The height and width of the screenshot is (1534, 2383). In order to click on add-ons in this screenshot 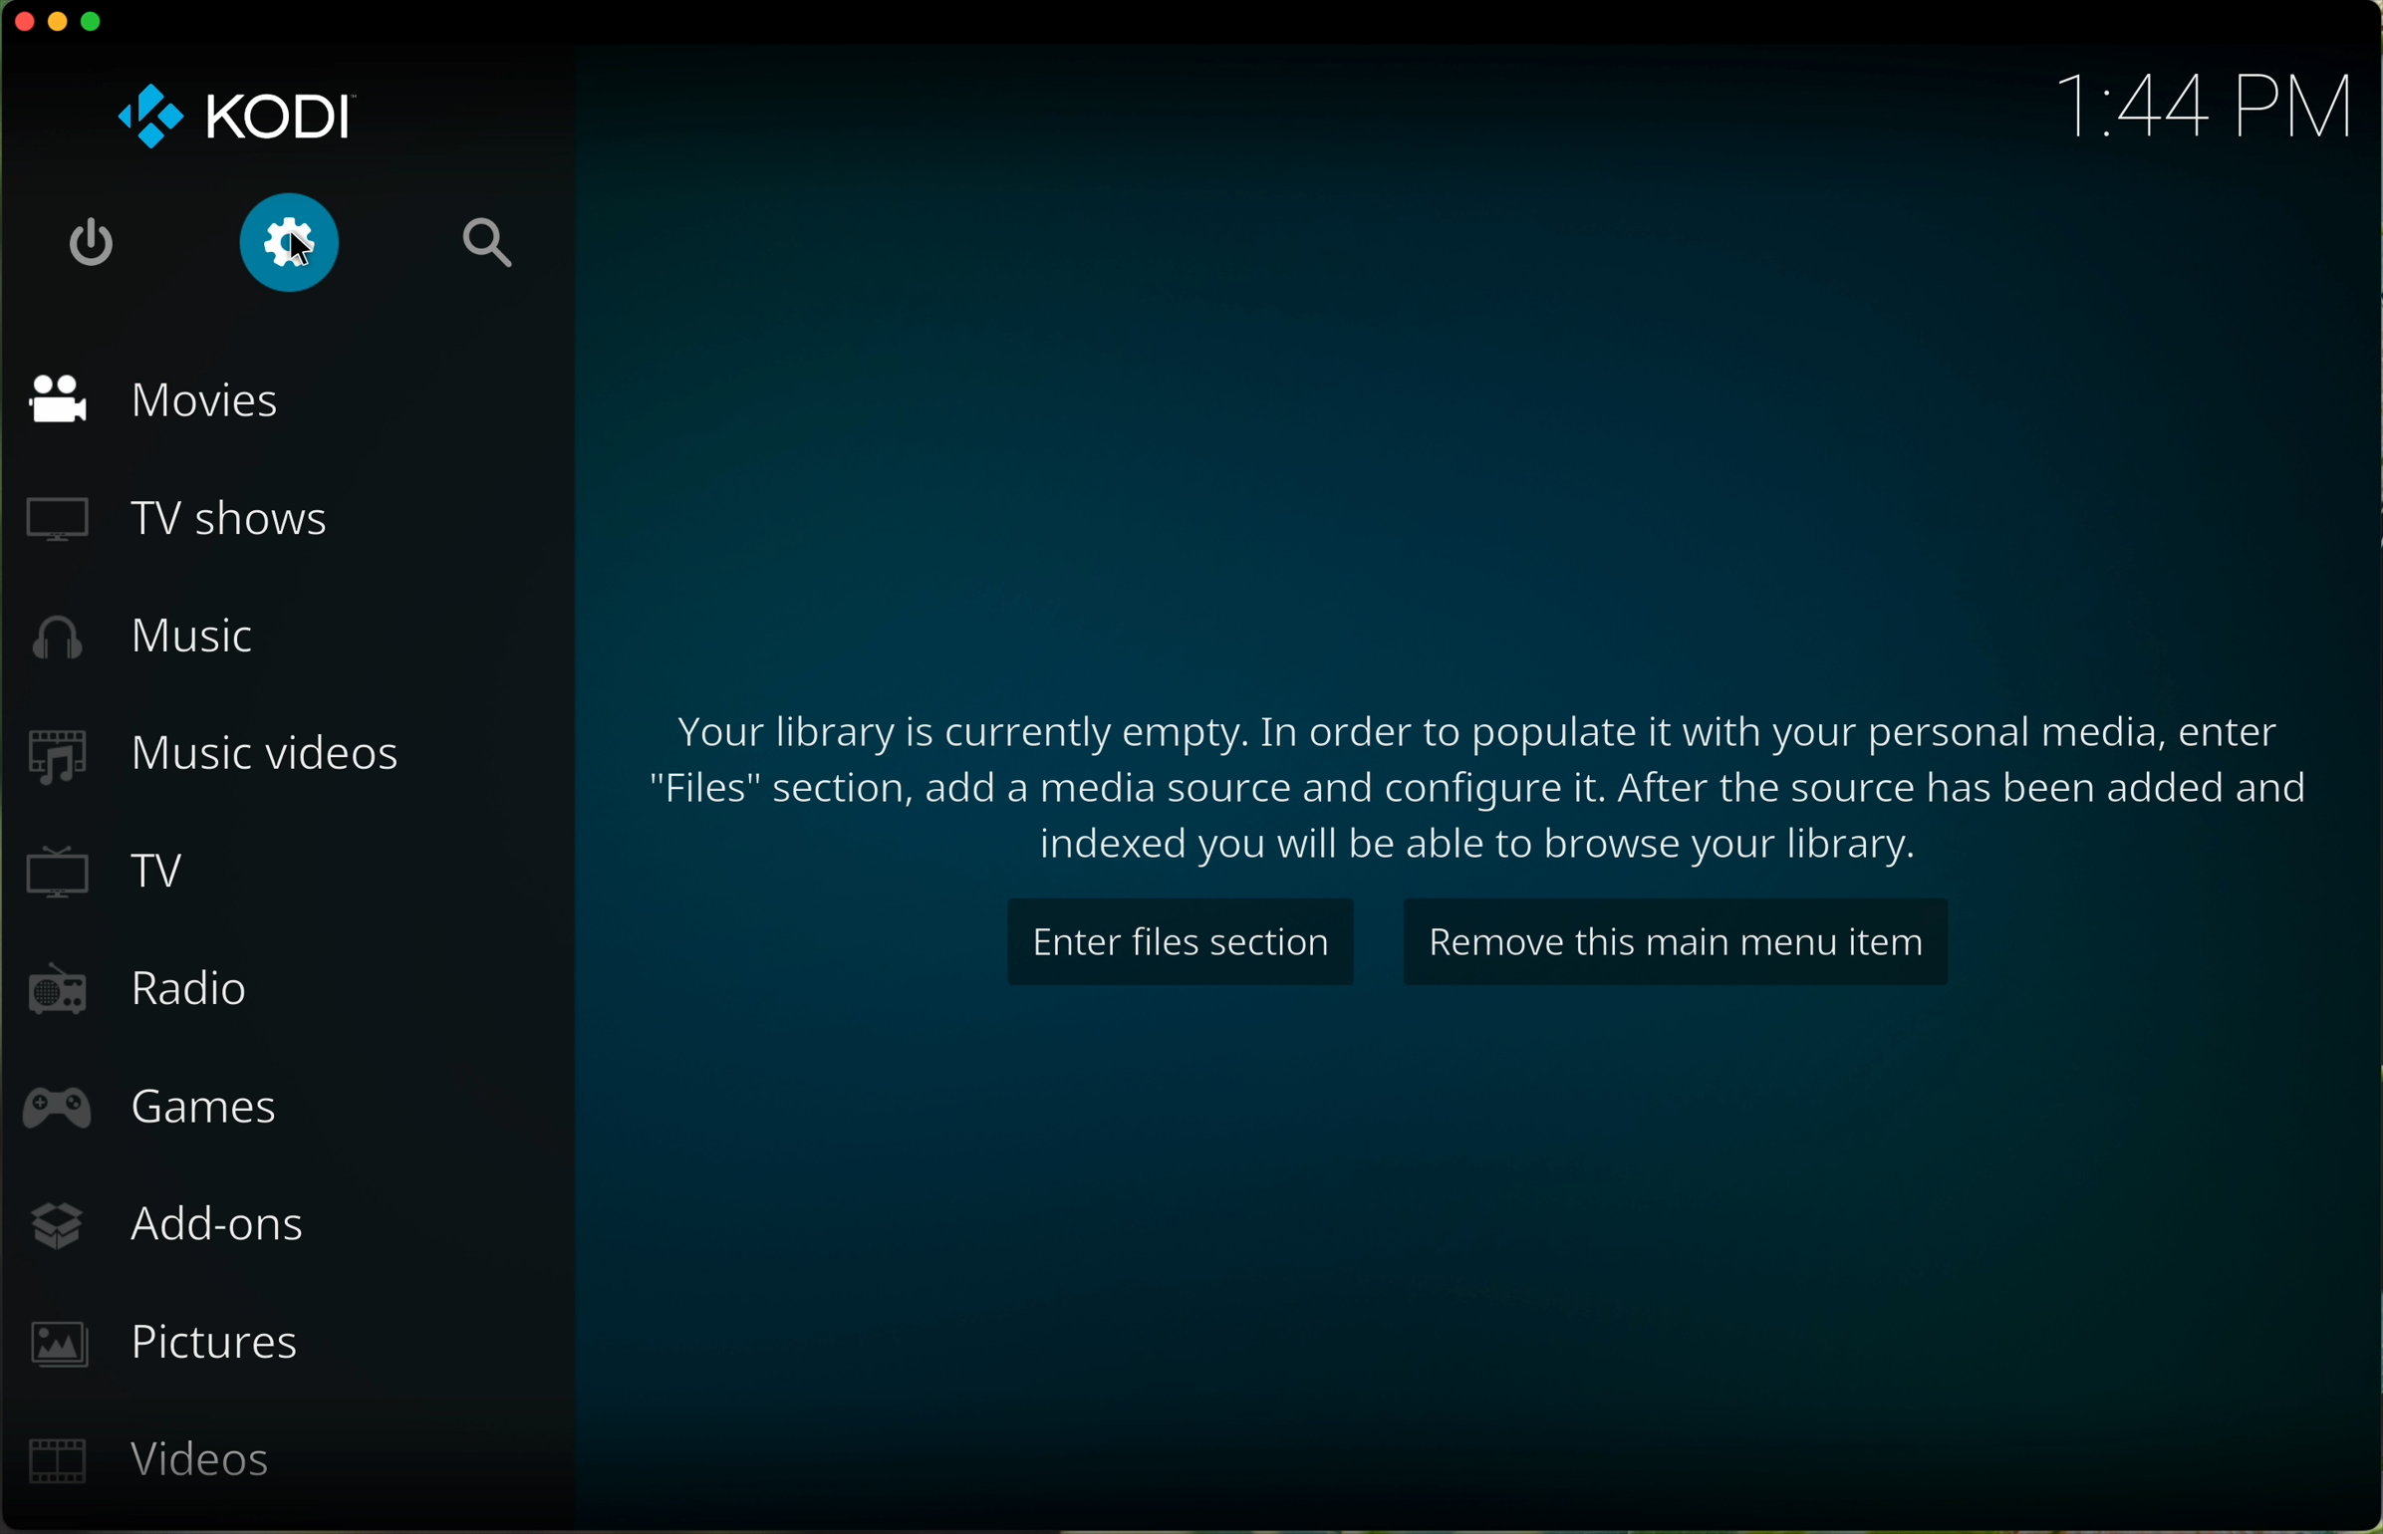, I will do `click(166, 1228)`.